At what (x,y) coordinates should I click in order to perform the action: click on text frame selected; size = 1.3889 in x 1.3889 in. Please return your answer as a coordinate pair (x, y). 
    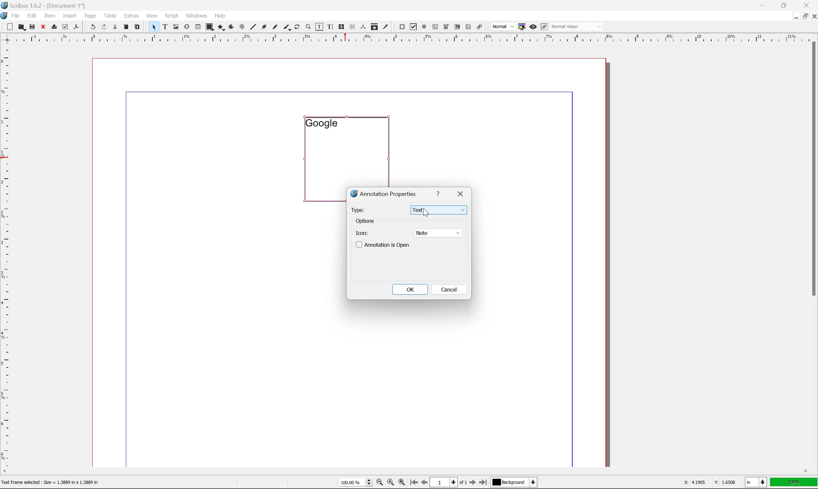
    Looking at the image, I should click on (56, 483).